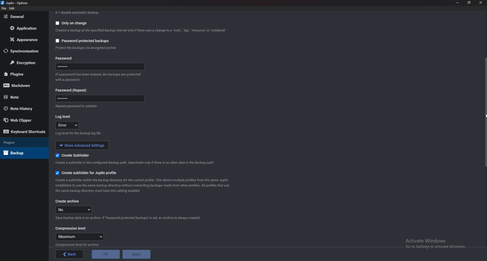  I want to click on Appearance, so click(25, 39).